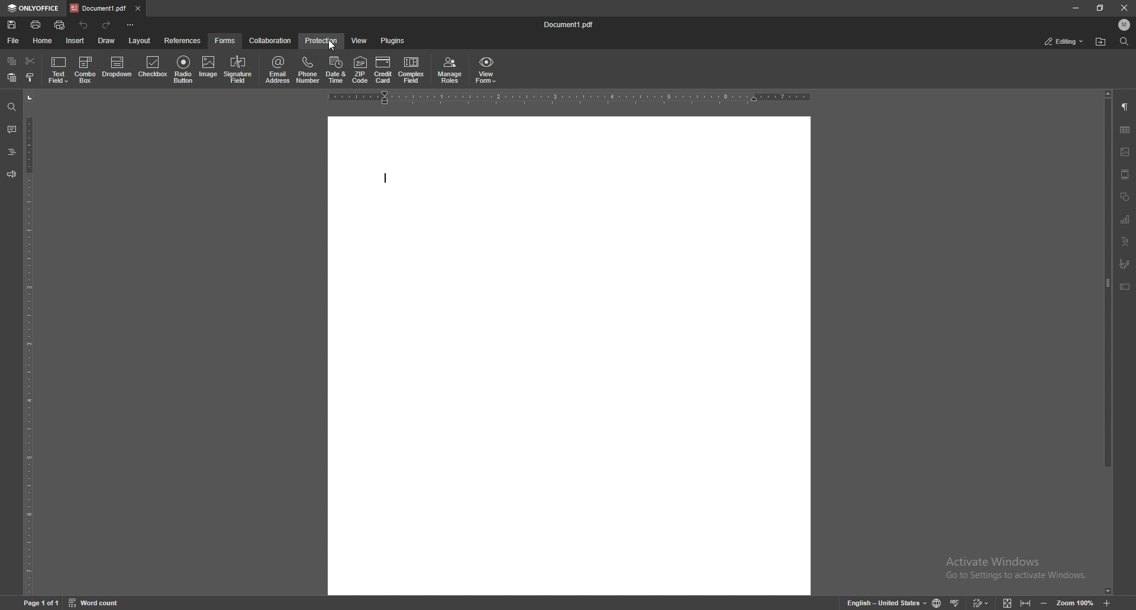 The image size is (1136, 610). What do you see at coordinates (108, 25) in the screenshot?
I see `redo` at bounding box center [108, 25].